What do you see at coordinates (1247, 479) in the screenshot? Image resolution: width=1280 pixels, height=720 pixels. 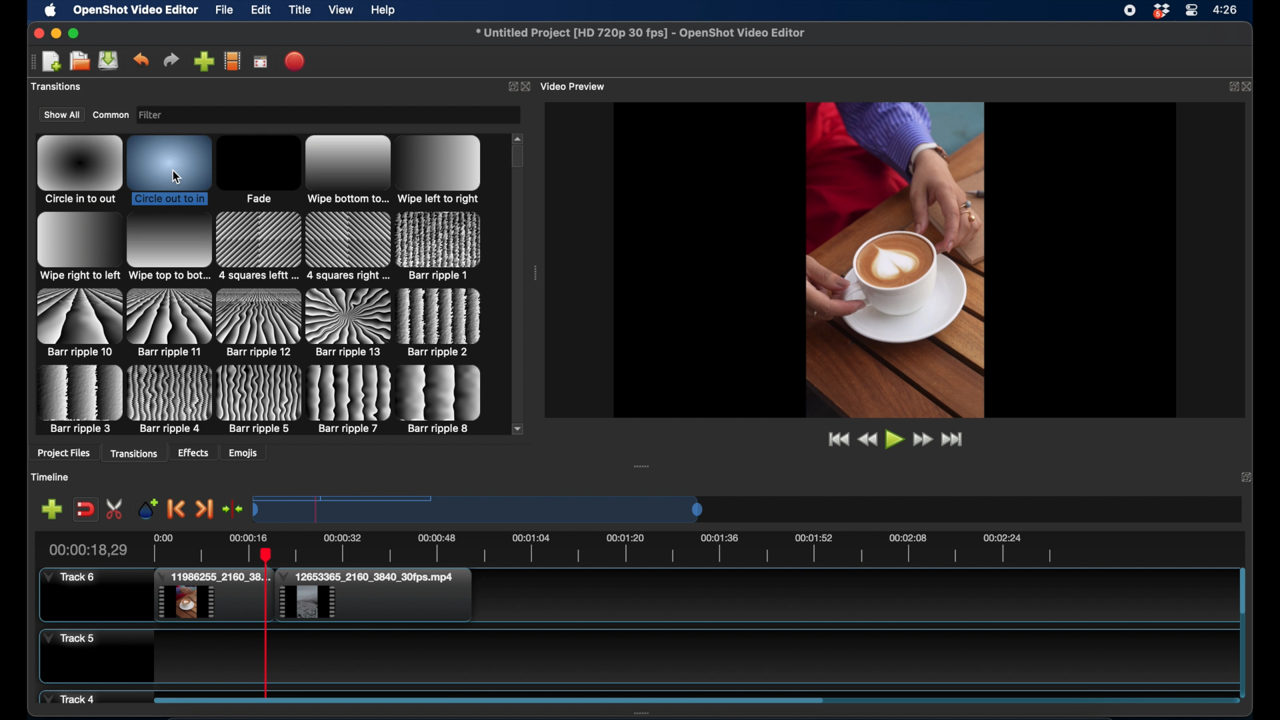 I see `expand` at bounding box center [1247, 479].